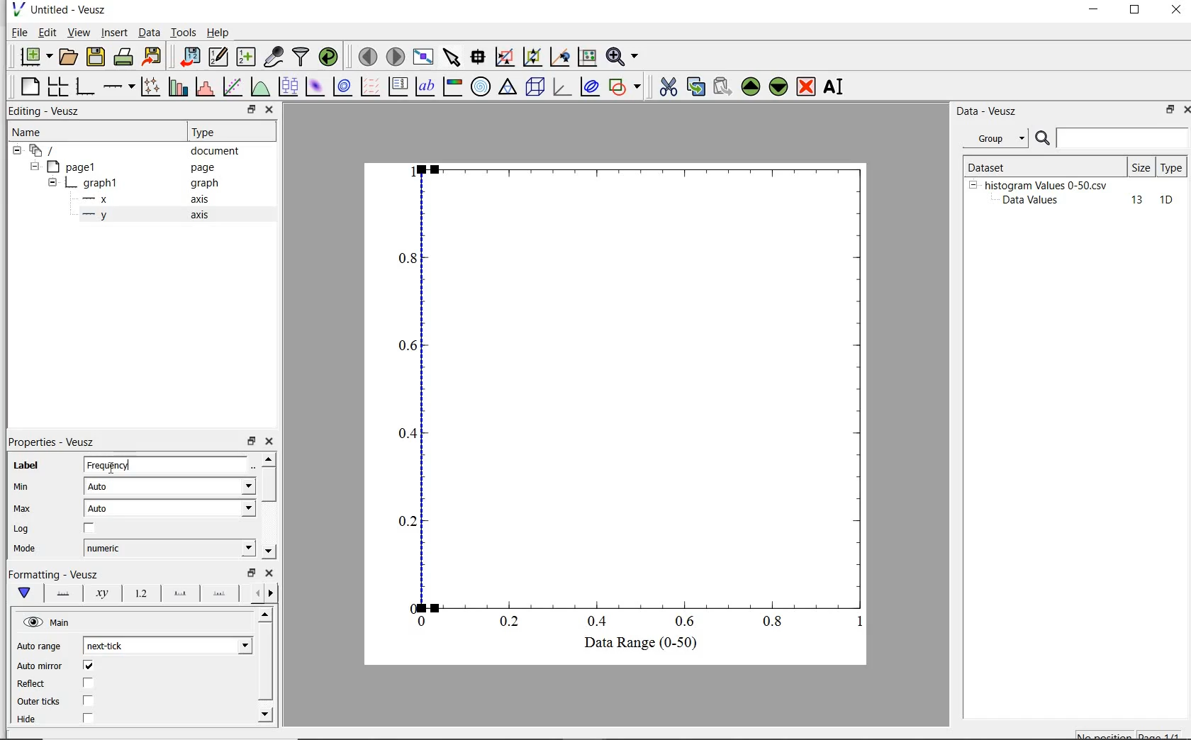 This screenshot has height=740, width=1191. What do you see at coordinates (695, 89) in the screenshot?
I see `copy the selected widget` at bounding box center [695, 89].